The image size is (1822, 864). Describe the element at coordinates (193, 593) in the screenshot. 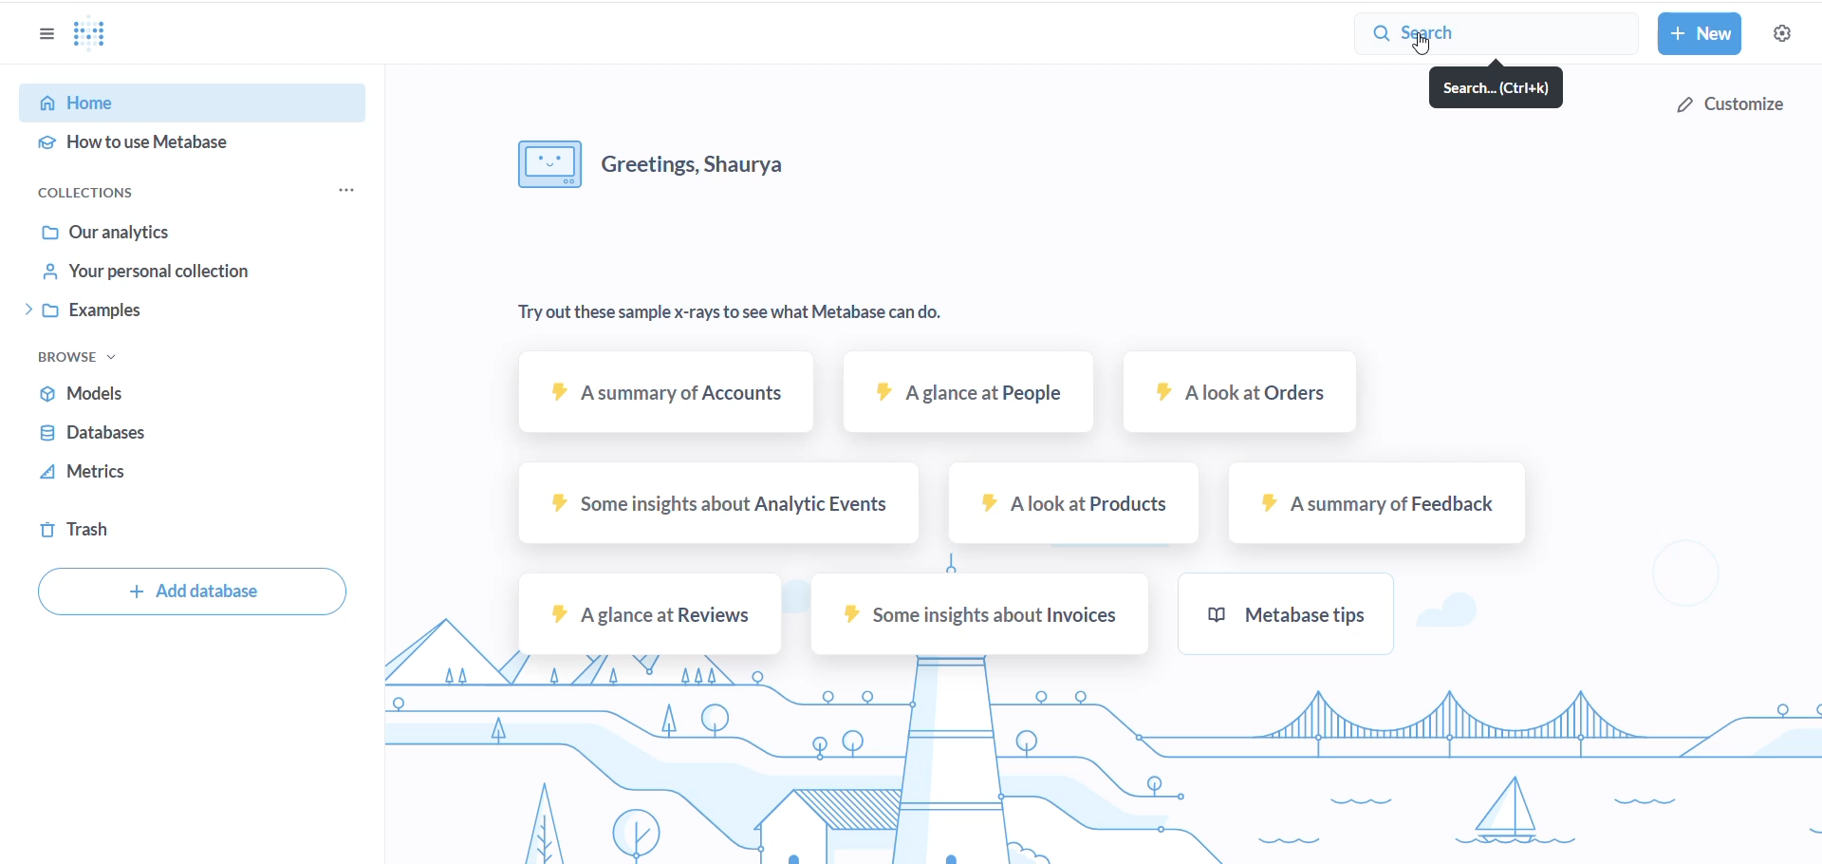

I see `add database` at that location.